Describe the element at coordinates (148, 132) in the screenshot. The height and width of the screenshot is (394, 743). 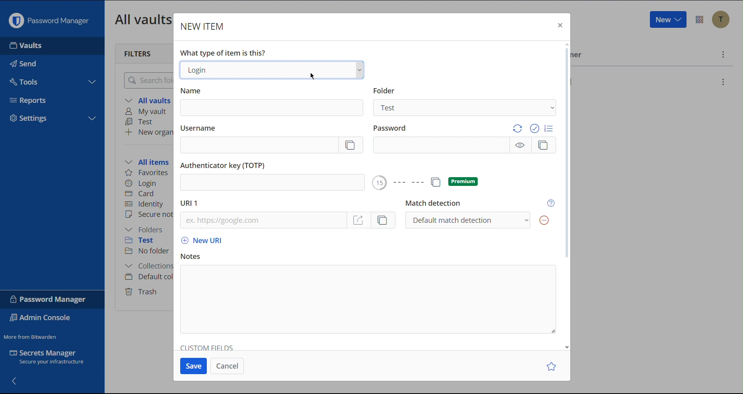
I see `New organization` at that location.